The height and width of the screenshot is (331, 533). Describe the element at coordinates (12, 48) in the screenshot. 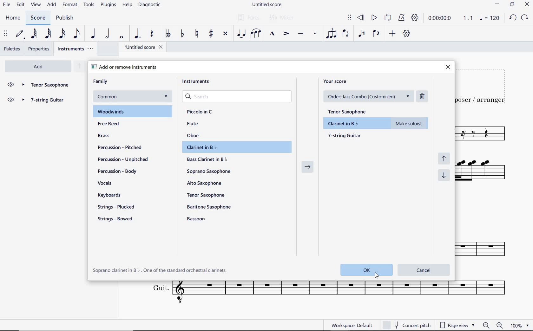

I see `PALETTES` at that location.